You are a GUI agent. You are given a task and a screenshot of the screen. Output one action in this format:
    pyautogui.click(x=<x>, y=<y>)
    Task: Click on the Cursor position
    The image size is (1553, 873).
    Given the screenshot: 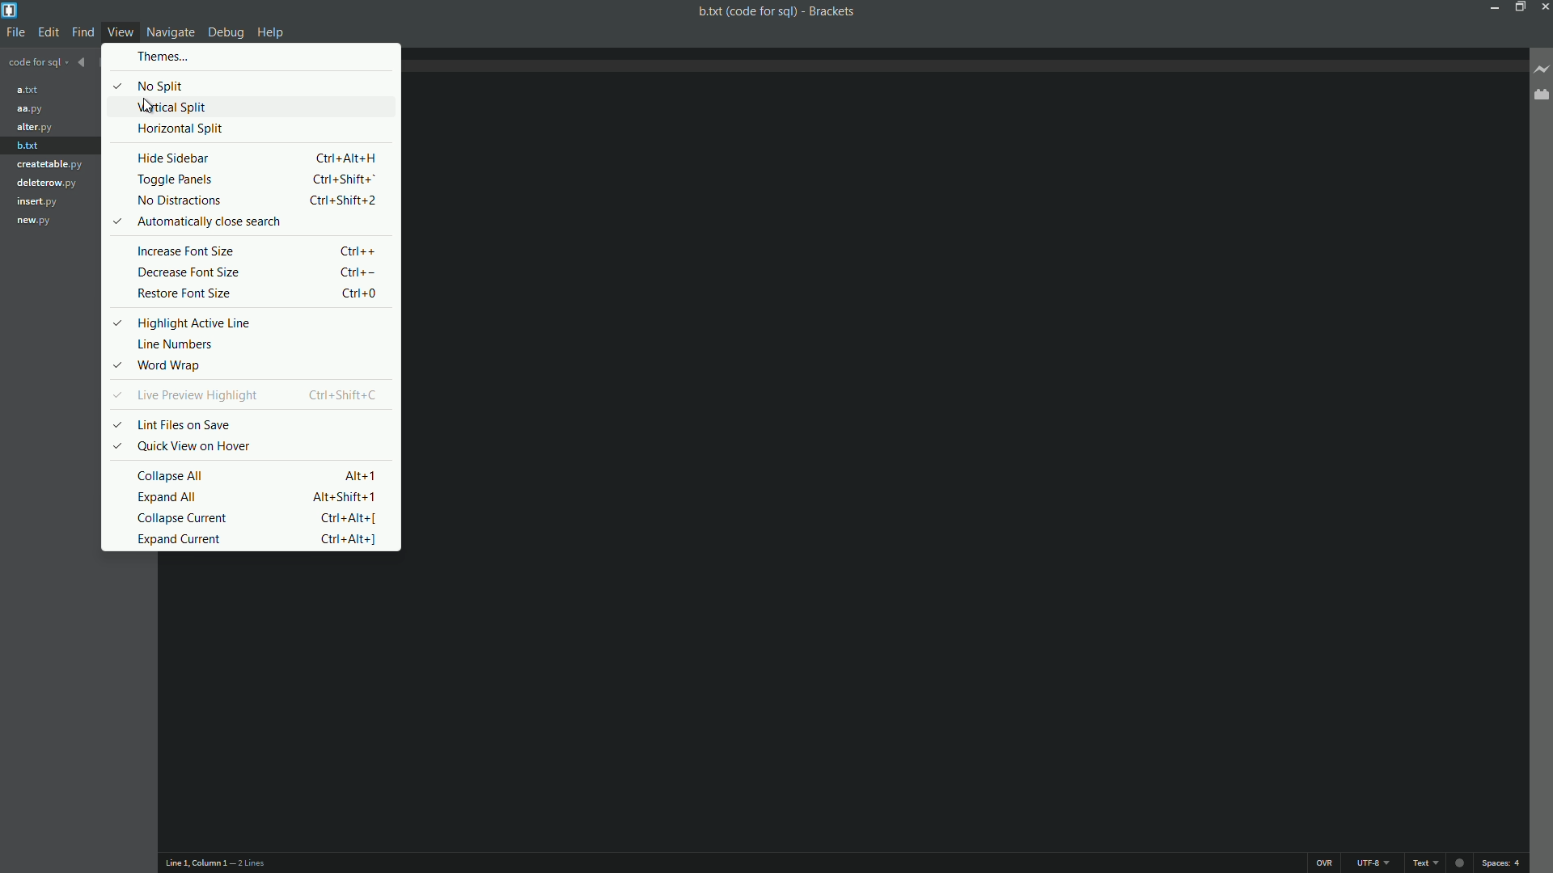 What is the action you would take?
    pyautogui.click(x=190, y=864)
    